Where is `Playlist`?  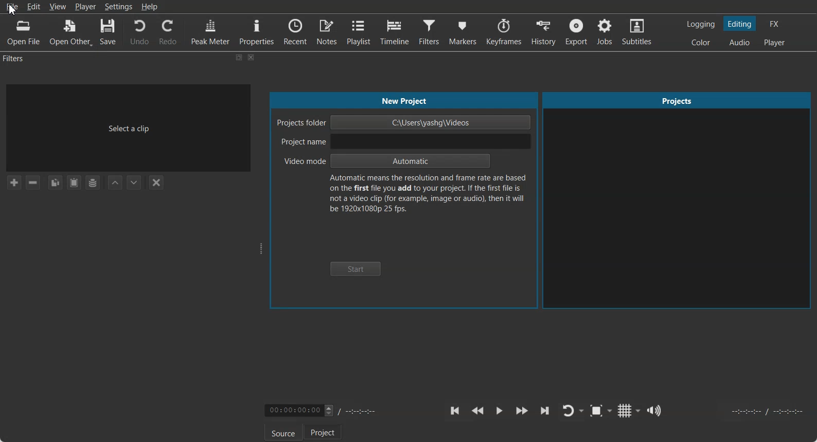 Playlist is located at coordinates (360, 31).